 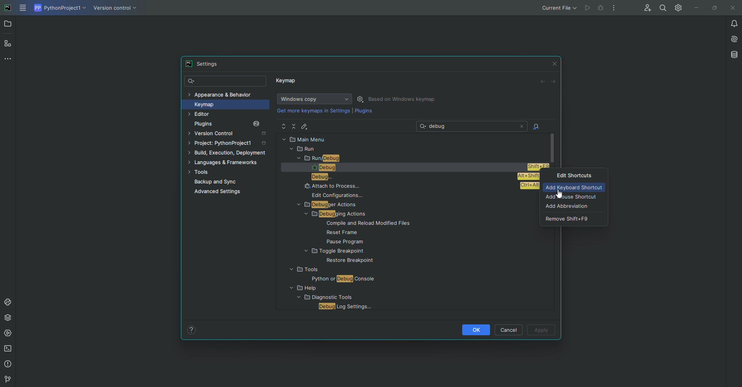 I want to click on Restore, so click(x=713, y=7).